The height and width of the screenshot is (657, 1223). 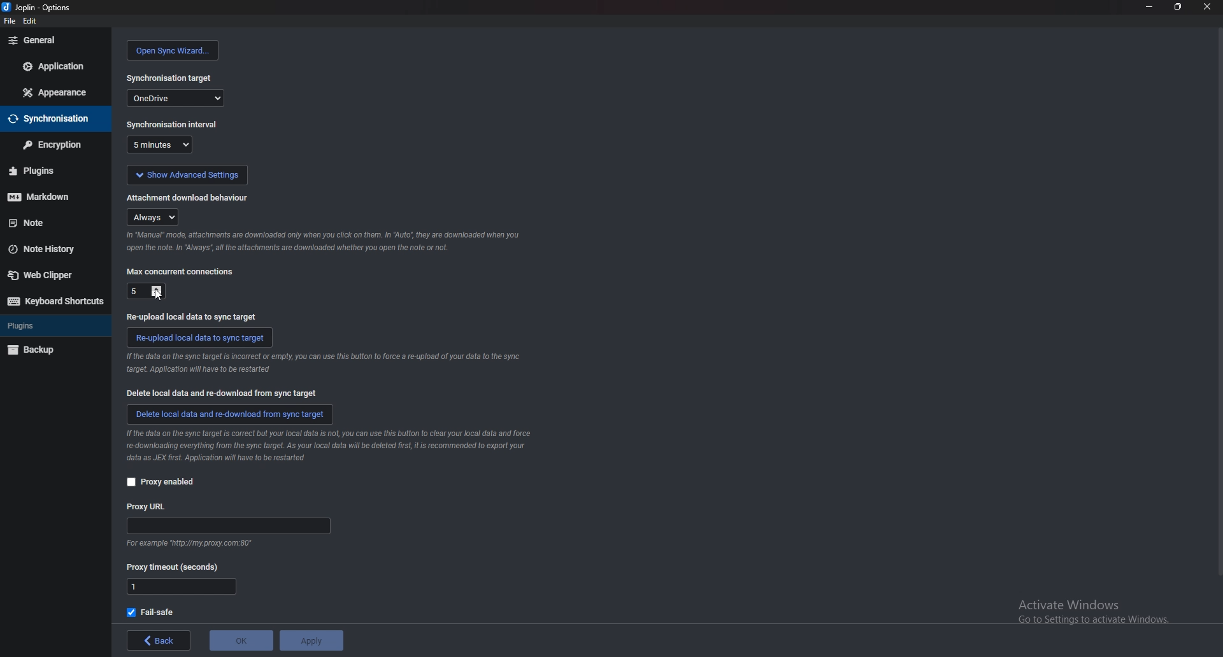 What do you see at coordinates (162, 145) in the screenshot?
I see `5 minutes` at bounding box center [162, 145].